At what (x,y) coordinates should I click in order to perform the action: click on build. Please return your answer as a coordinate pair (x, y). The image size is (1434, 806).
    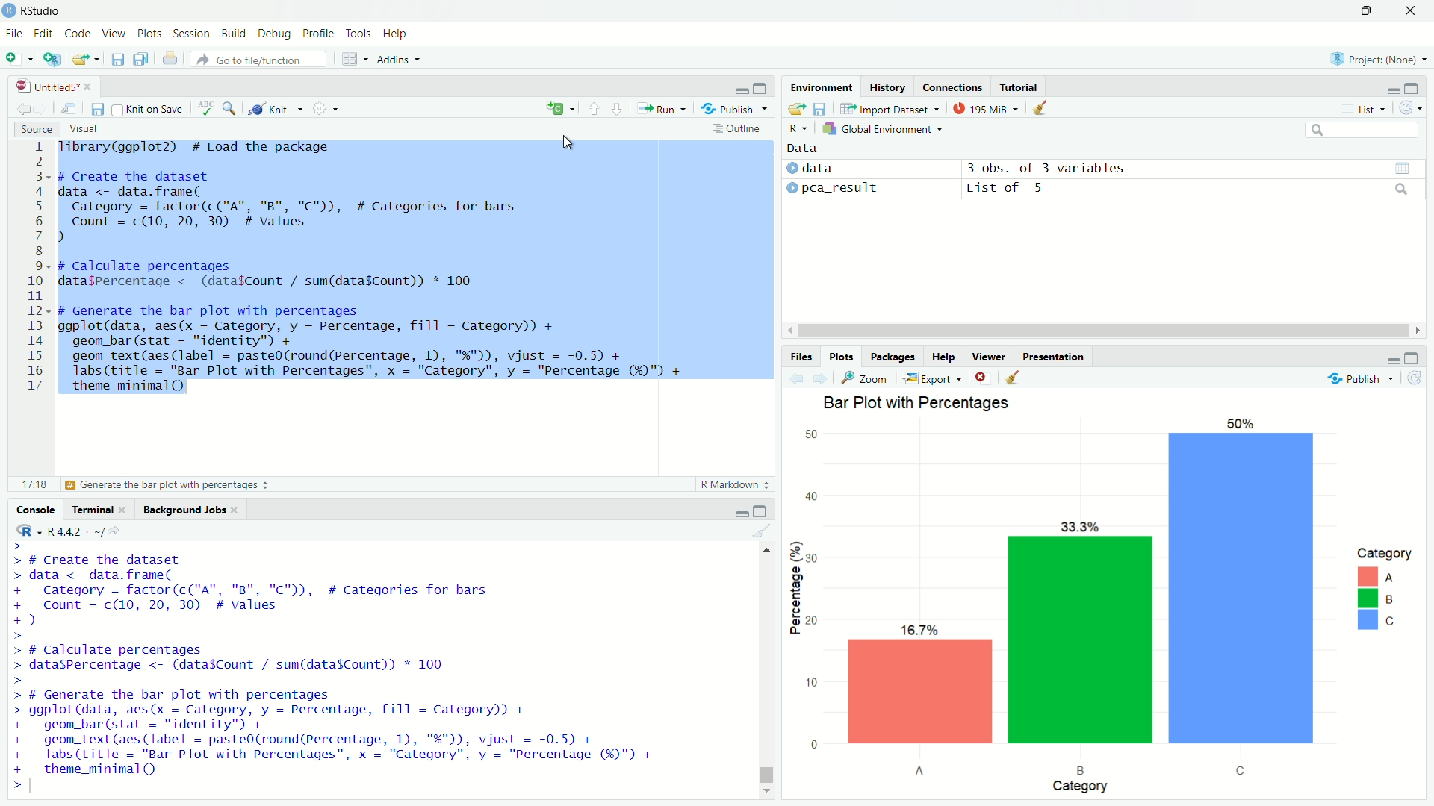
    Looking at the image, I should click on (238, 35).